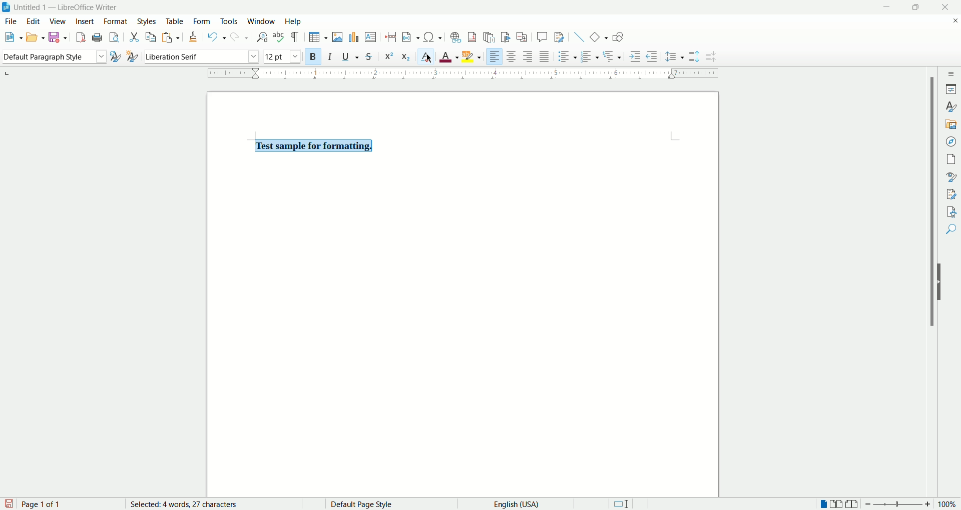 This screenshot has width=961, height=510. What do you see at coordinates (950, 143) in the screenshot?
I see `navigator` at bounding box center [950, 143].